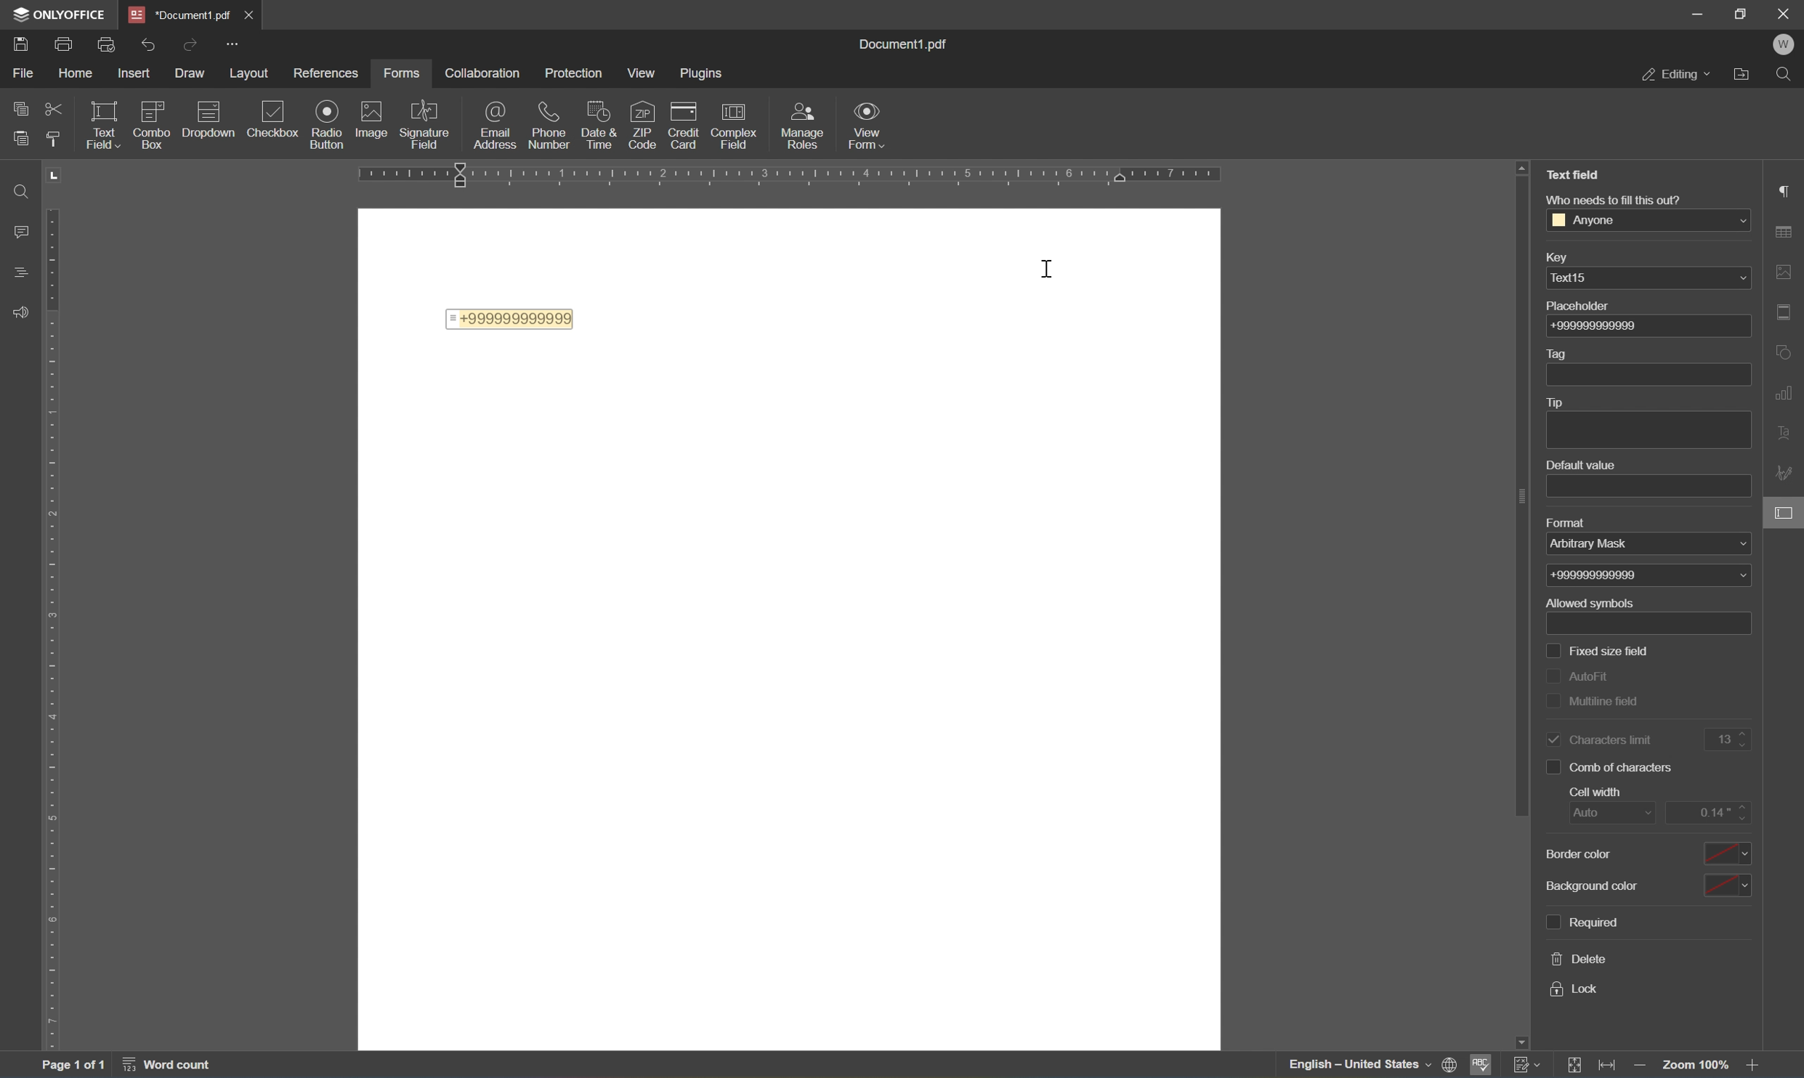 This screenshot has width=1804, height=1078. What do you see at coordinates (1598, 675) in the screenshot?
I see `AutoFit` at bounding box center [1598, 675].